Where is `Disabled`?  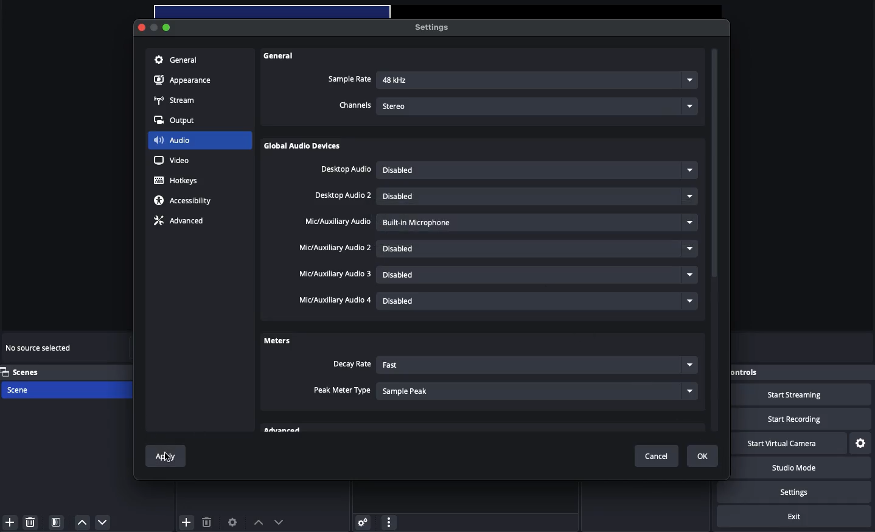
Disabled is located at coordinates (535, 276).